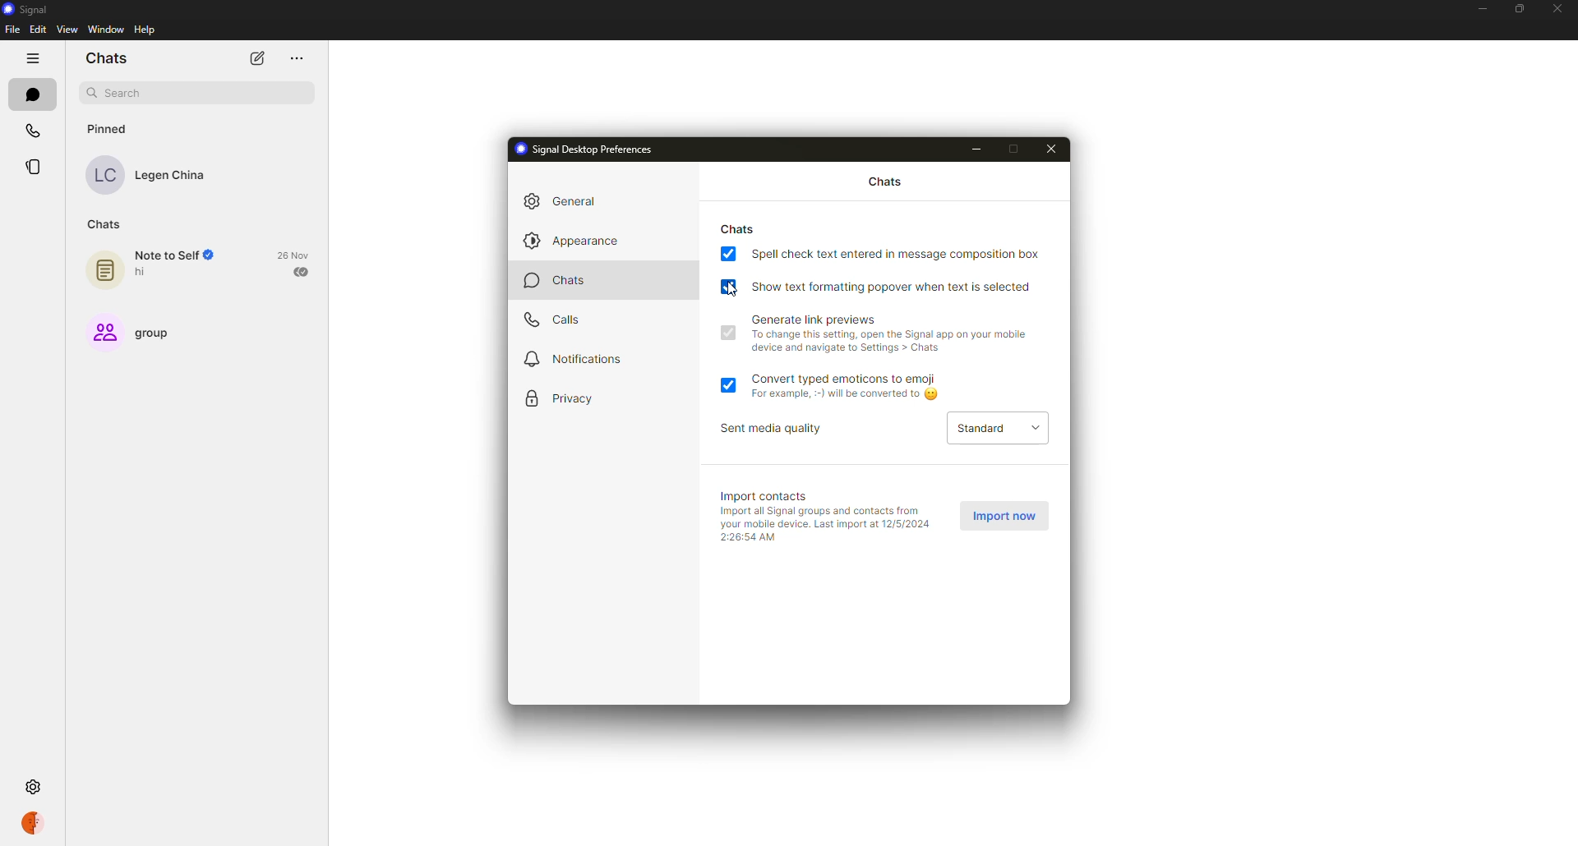  What do you see at coordinates (108, 57) in the screenshot?
I see `chats` at bounding box center [108, 57].